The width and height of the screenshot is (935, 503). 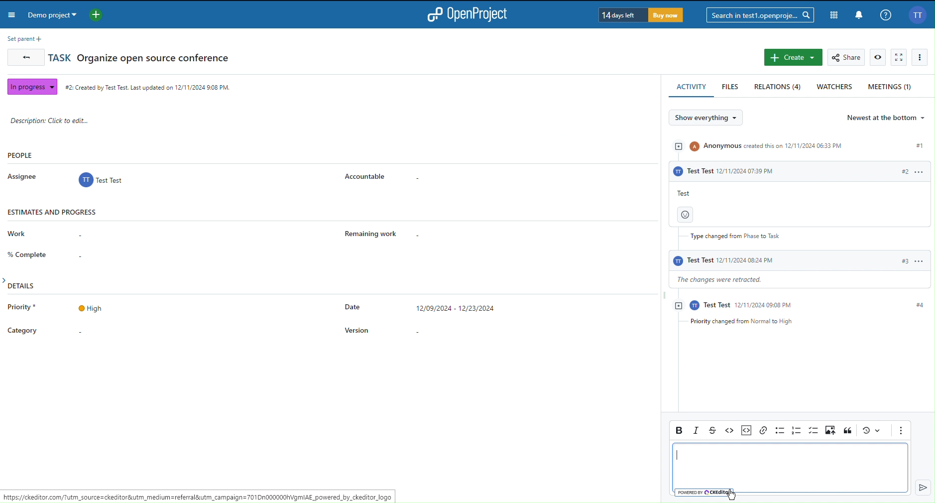 I want to click on Meetings, so click(x=891, y=86).